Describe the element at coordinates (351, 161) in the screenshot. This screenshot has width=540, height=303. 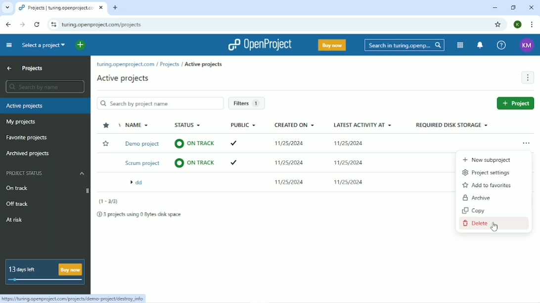
I see `11/25/2024` at that location.